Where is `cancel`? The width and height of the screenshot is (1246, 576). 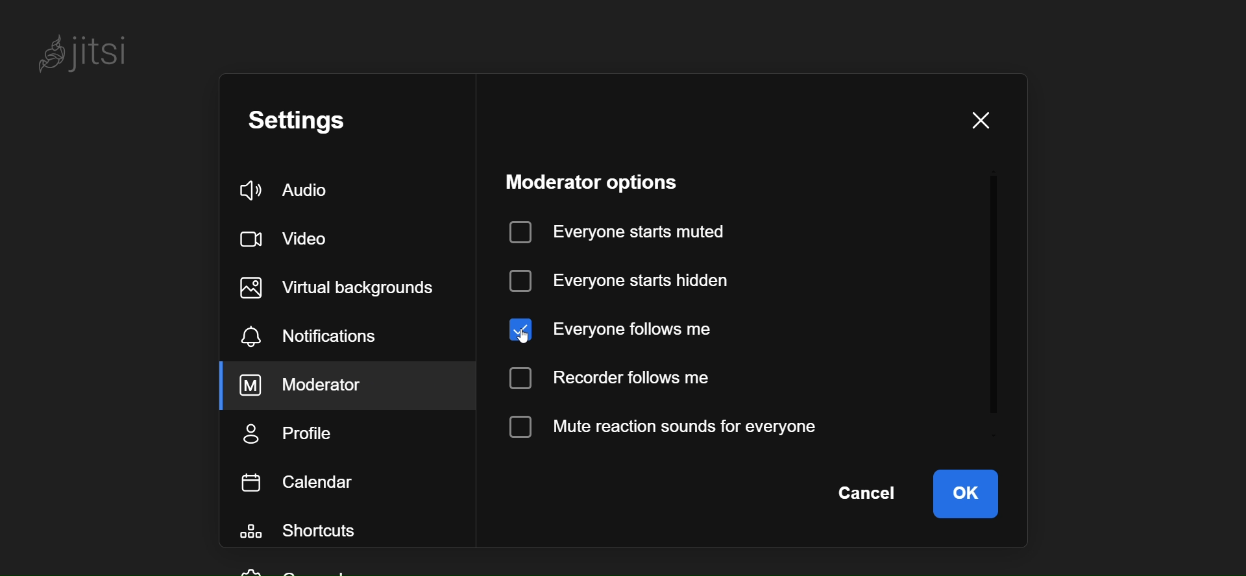
cancel is located at coordinates (864, 494).